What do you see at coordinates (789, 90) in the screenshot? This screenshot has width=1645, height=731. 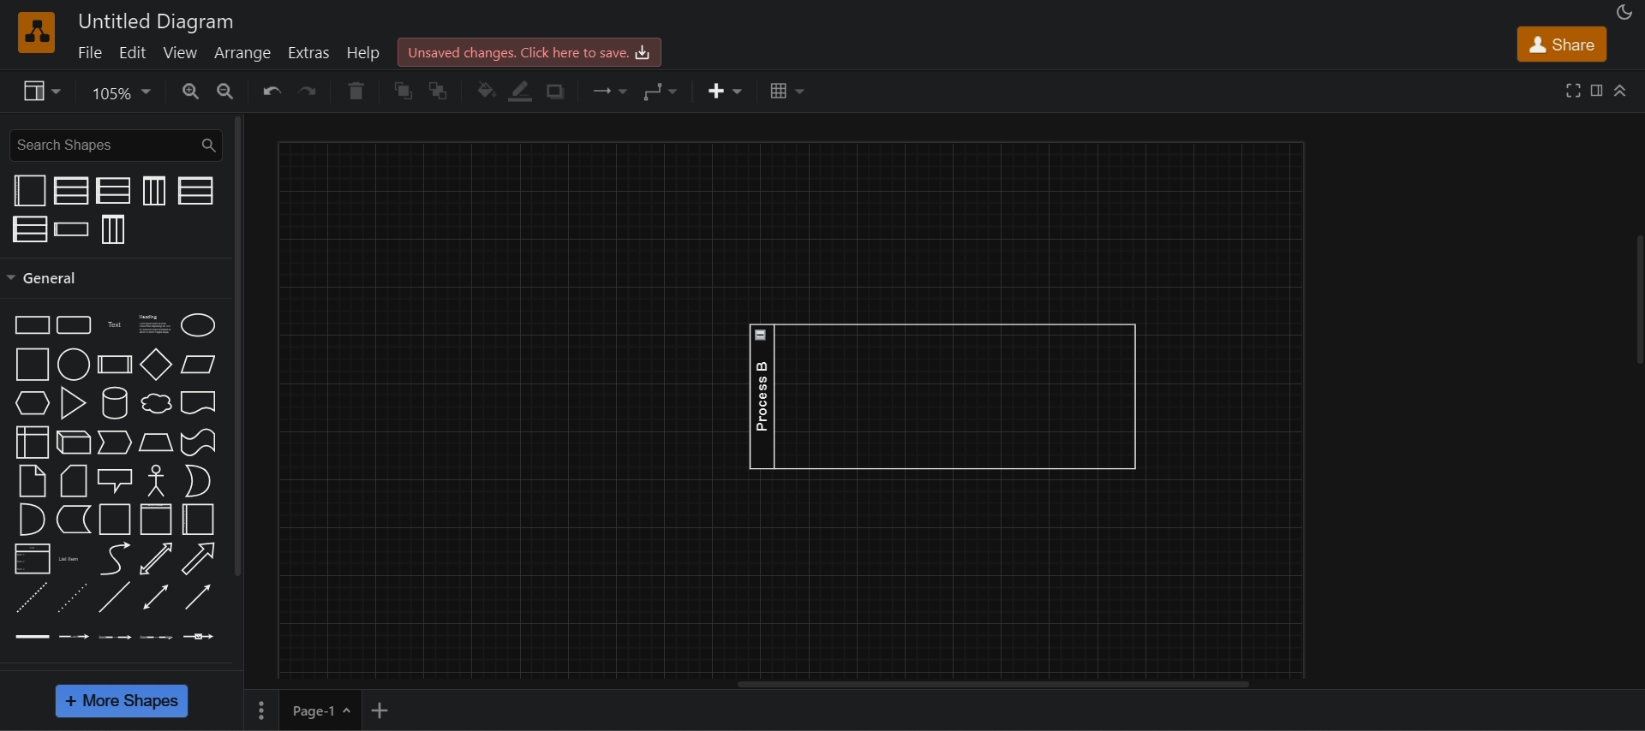 I see `table` at bounding box center [789, 90].